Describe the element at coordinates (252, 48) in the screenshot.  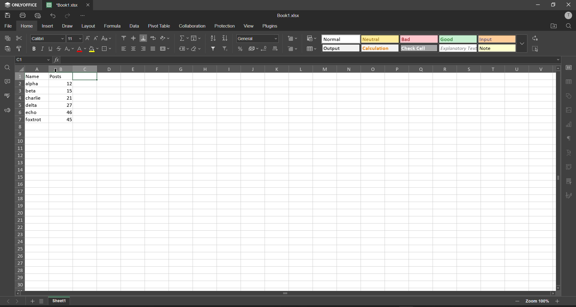
I see `accounting style` at that location.